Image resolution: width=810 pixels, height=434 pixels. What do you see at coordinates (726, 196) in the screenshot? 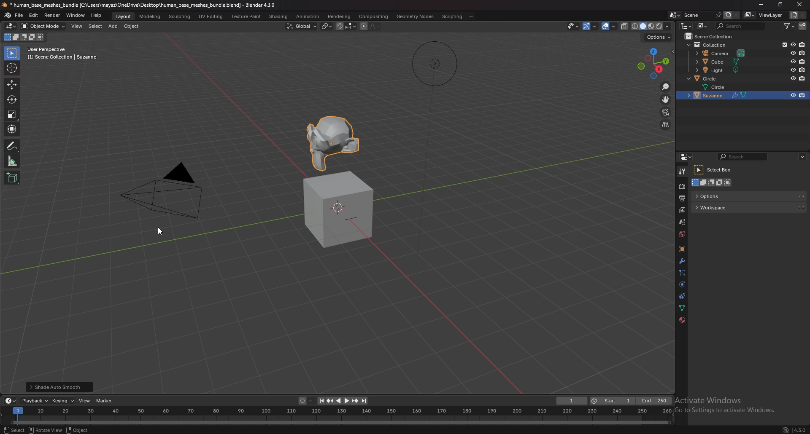
I see `options` at bounding box center [726, 196].